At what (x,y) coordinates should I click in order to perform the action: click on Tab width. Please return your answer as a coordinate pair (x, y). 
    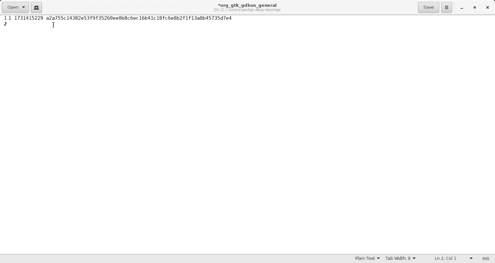
    Looking at the image, I should click on (401, 259).